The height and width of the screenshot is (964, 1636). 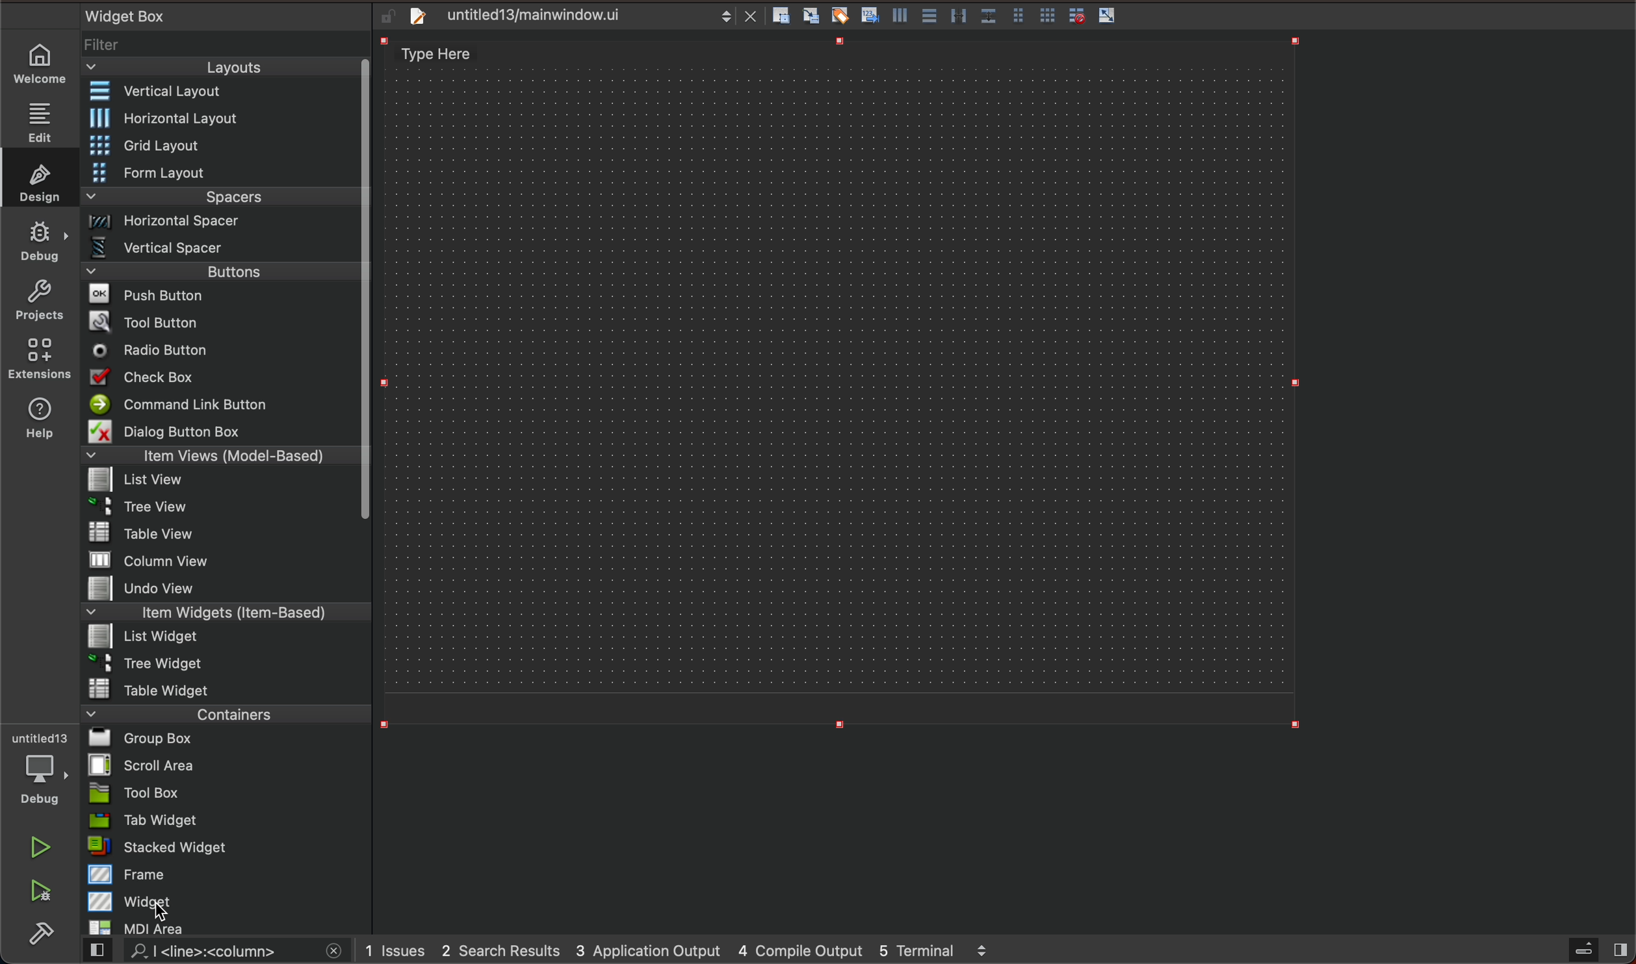 I want to click on dialog button, so click(x=223, y=431).